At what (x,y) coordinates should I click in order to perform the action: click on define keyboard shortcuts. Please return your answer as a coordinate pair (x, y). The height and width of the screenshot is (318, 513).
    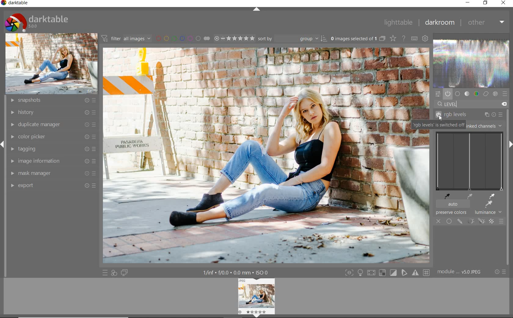
    Looking at the image, I should click on (414, 38).